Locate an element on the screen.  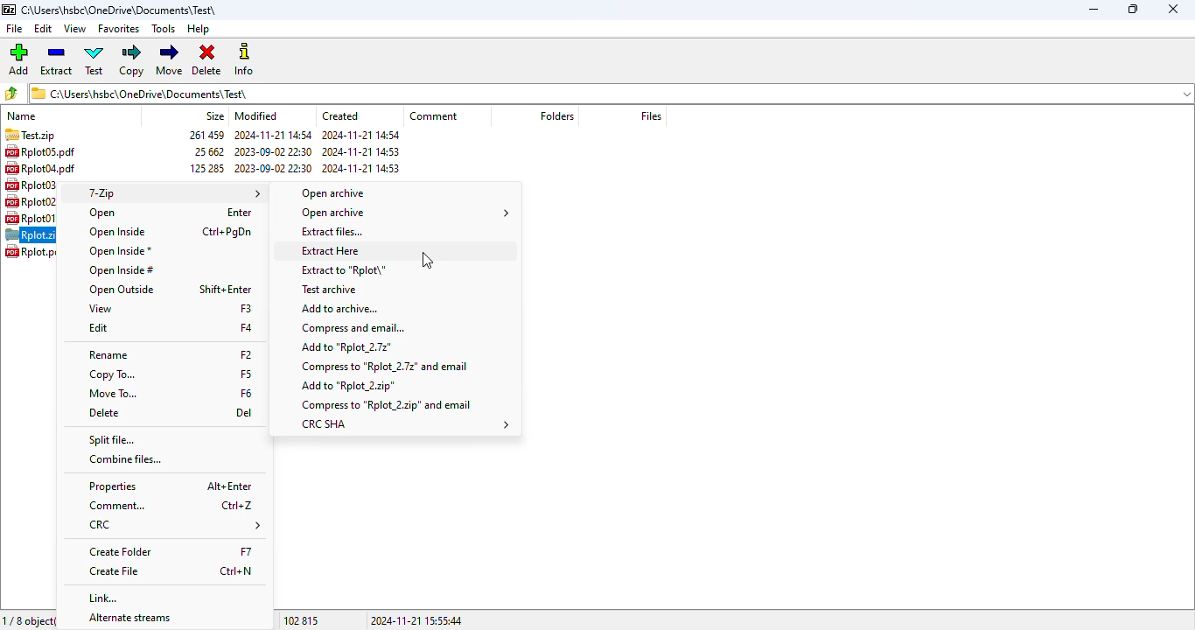
delete is located at coordinates (105, 413).